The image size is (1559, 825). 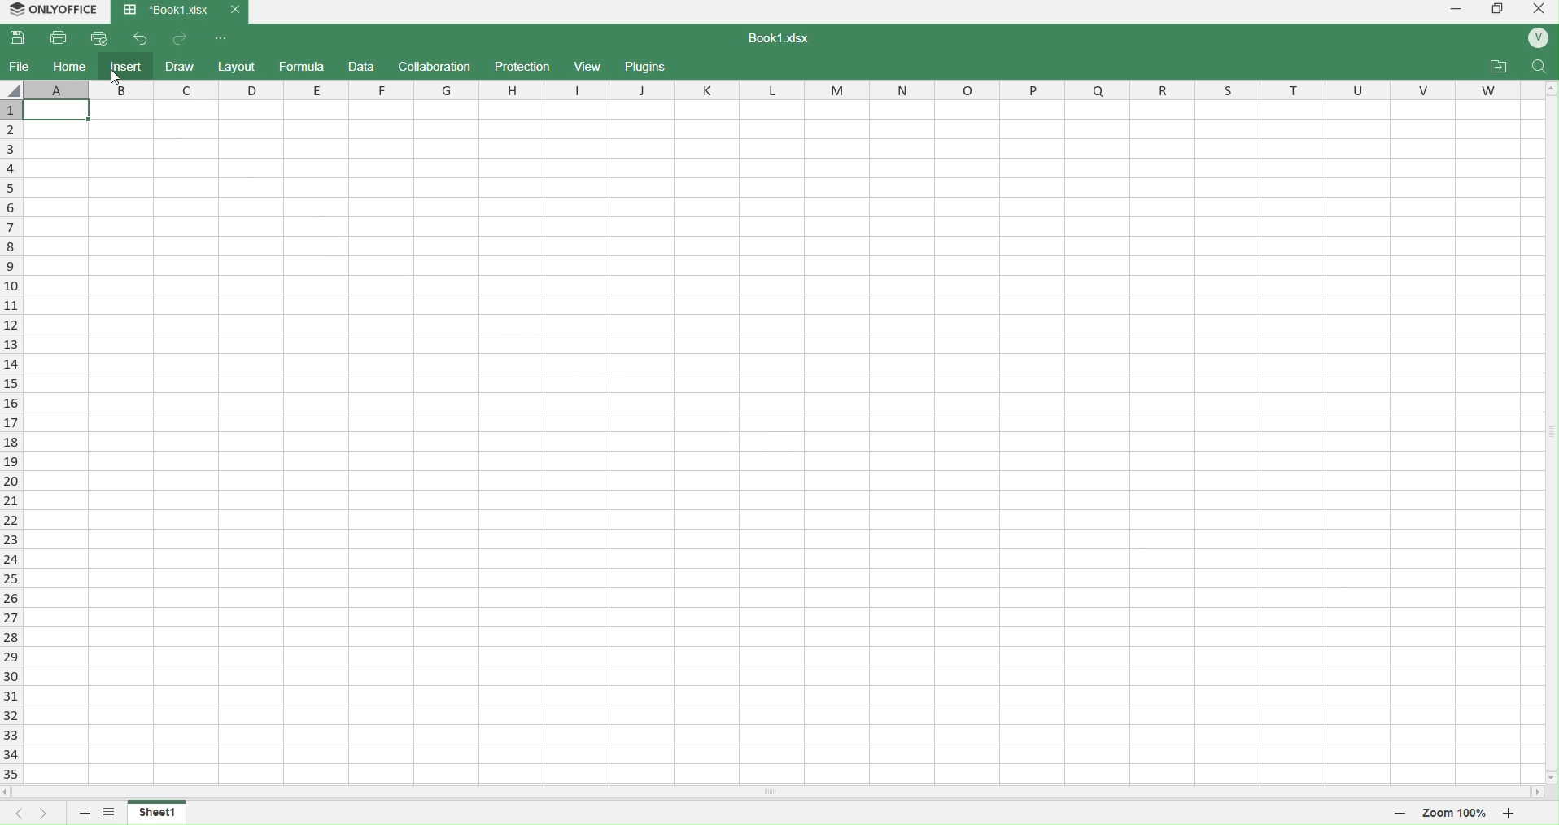 I want to click on next sheet, so click(x=40, y=814).